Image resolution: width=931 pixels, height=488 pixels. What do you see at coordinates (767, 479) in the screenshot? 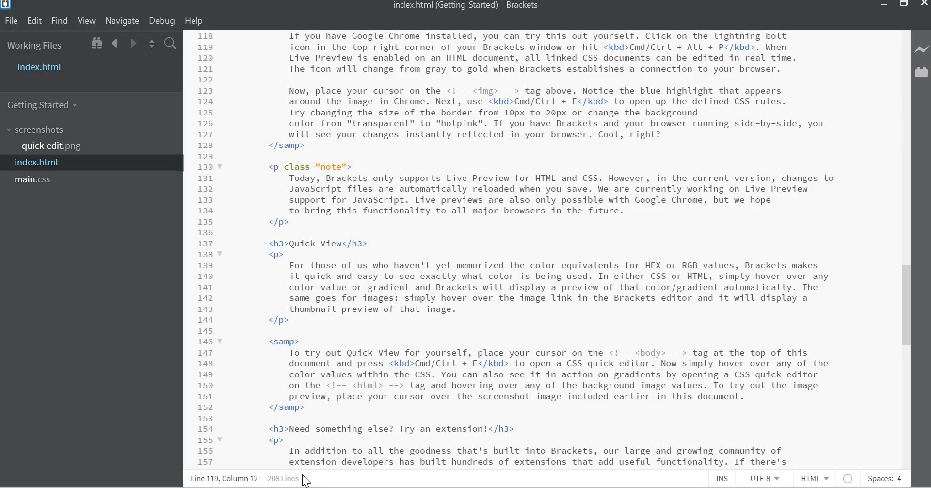
I see `File Encoding` at bounding box center [767, 479].